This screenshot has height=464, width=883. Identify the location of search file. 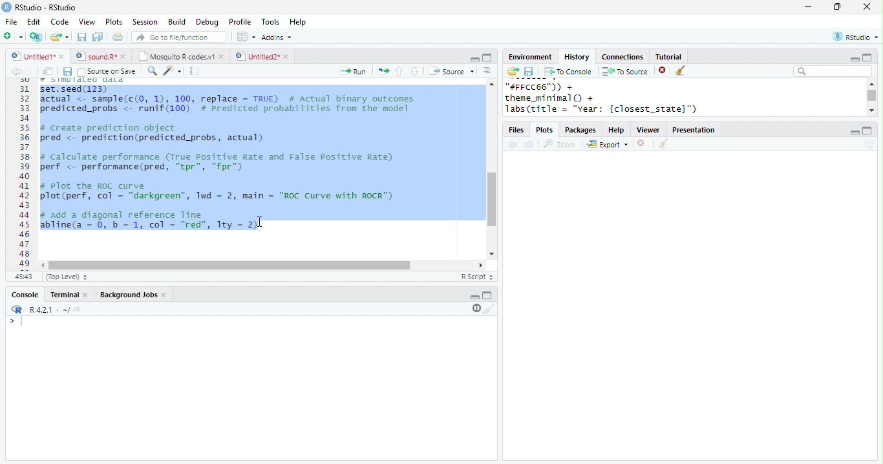
(180, 37).